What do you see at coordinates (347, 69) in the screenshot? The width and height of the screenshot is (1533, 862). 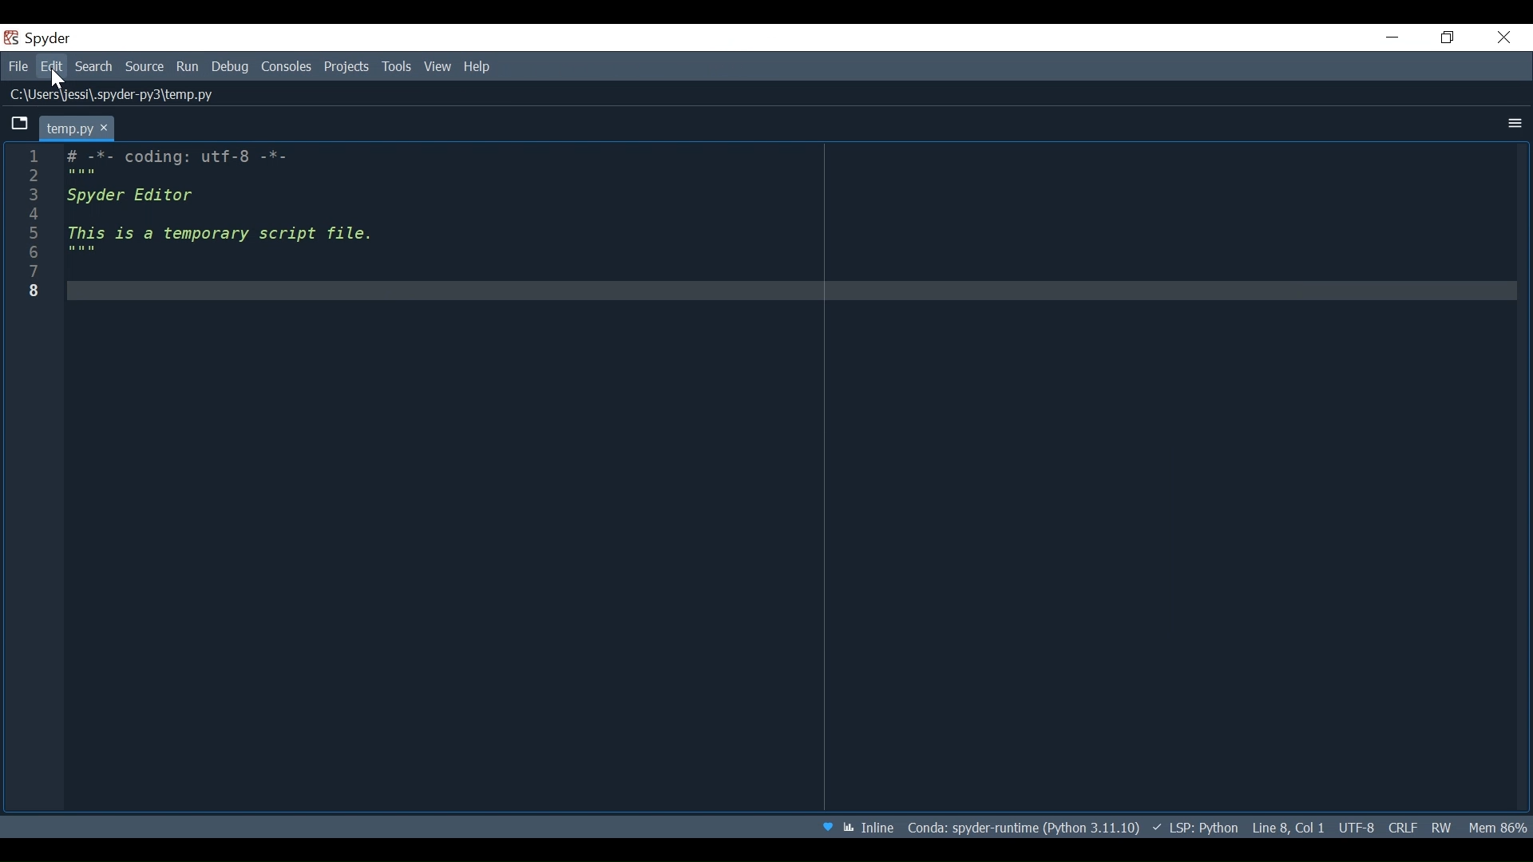 I see `Projects` at bounding box center [347, 69].